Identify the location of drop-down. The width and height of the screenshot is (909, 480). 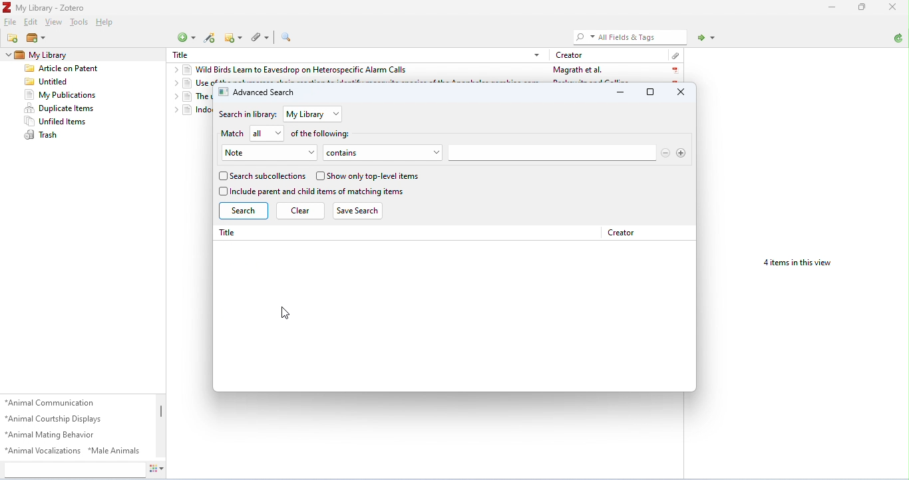
(335, 114).